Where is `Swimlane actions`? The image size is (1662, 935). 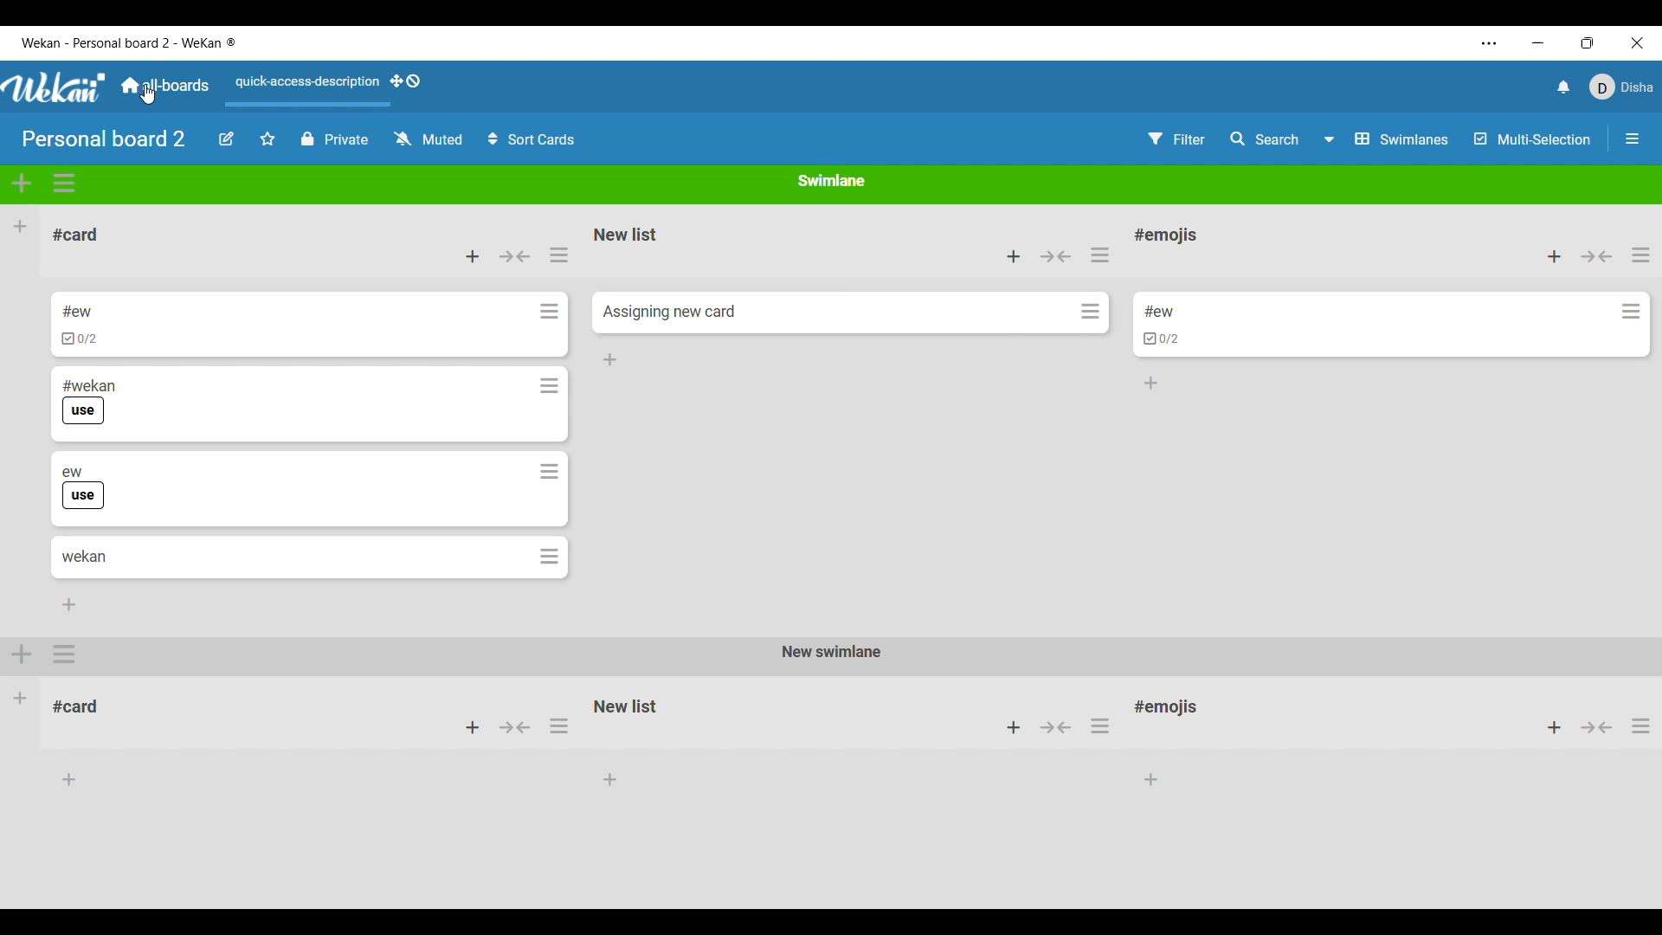 Swimlane actions is located at coordinates (64, 184).